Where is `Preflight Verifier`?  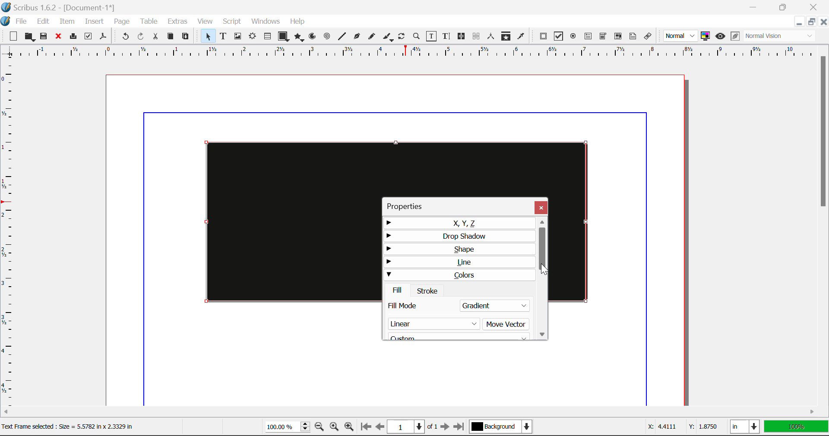
Preflight Verifier is located at coordinates (88, 38).